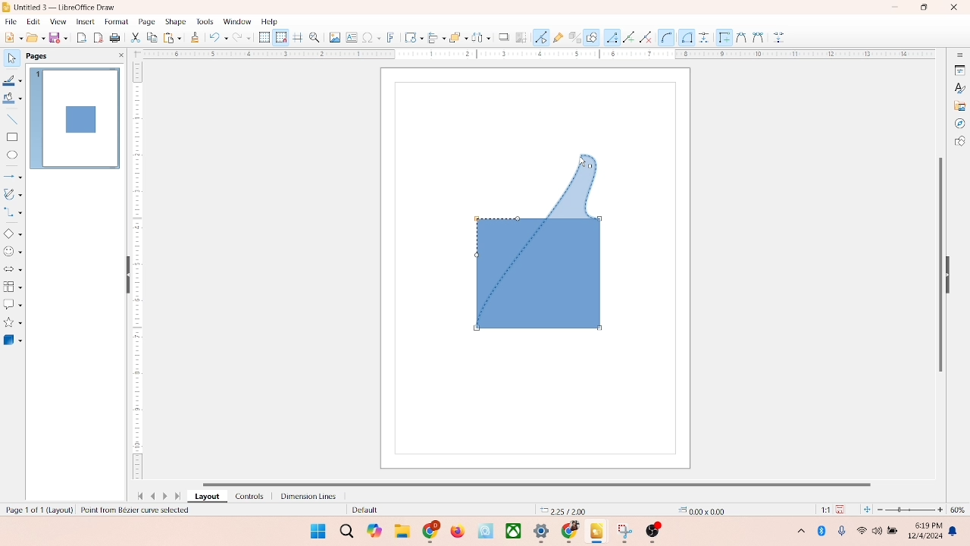 The image size is (970, 546). I want to click on styles, so click(959, 87).